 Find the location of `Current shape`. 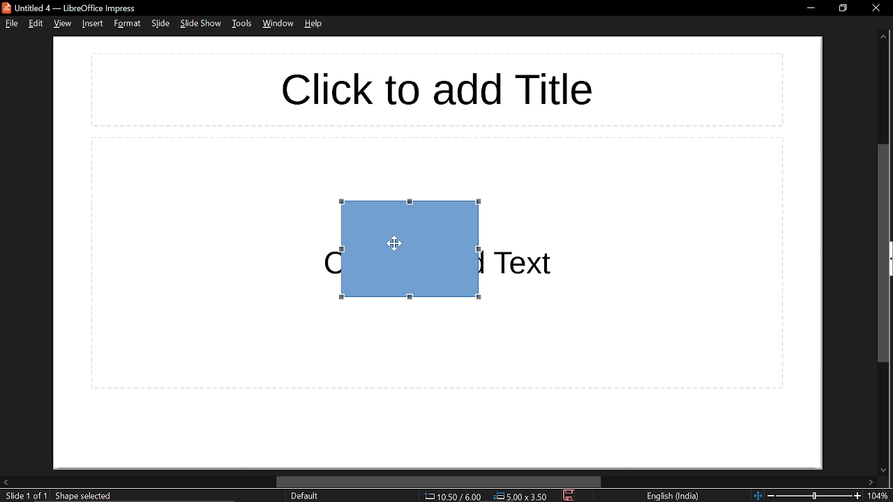

Current shape is located at coordinates (397, 261).